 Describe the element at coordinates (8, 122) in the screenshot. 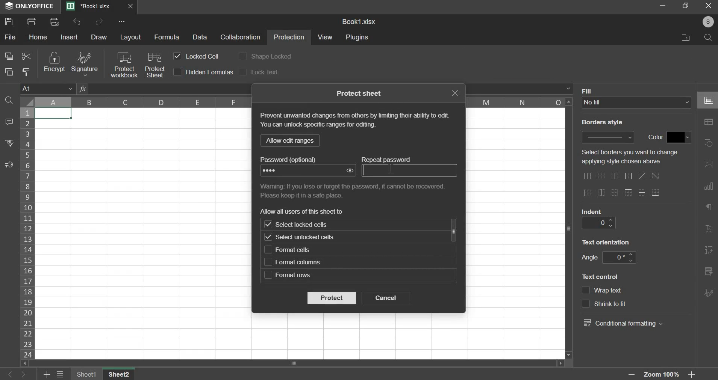

I see `comment` at that location.